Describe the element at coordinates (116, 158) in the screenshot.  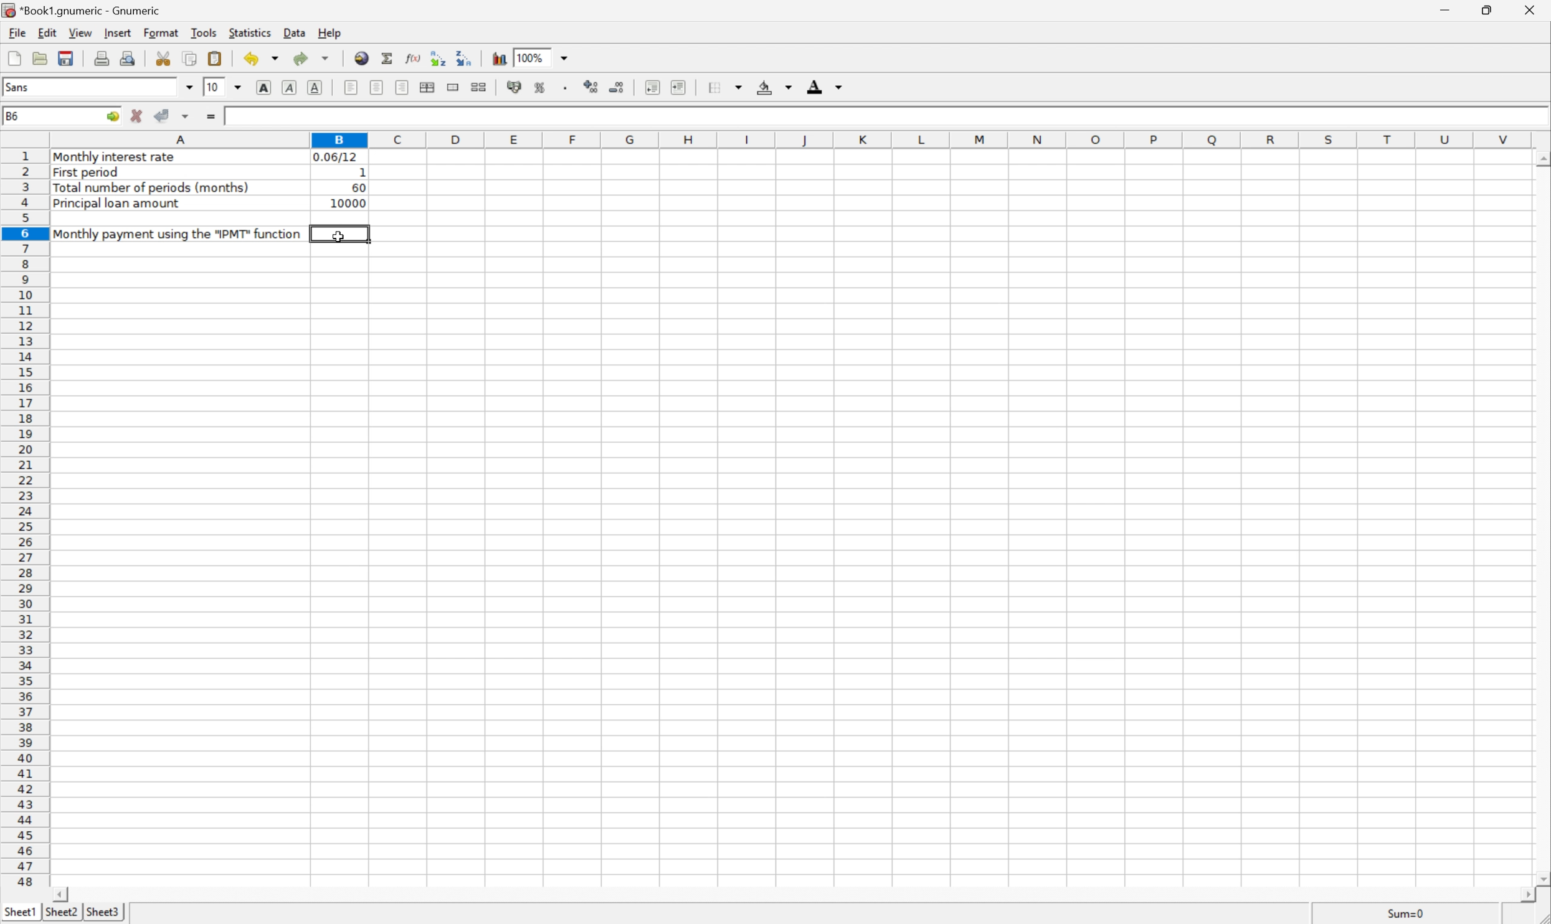
I see `Monthly interest rate` at that location.